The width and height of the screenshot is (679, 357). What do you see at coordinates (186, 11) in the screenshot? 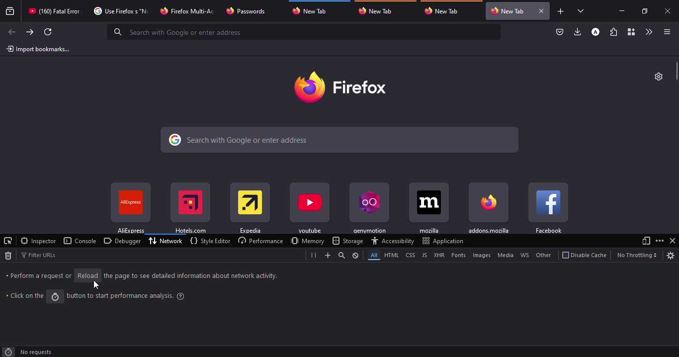
I see `tab` at bounding box center [186, 11].